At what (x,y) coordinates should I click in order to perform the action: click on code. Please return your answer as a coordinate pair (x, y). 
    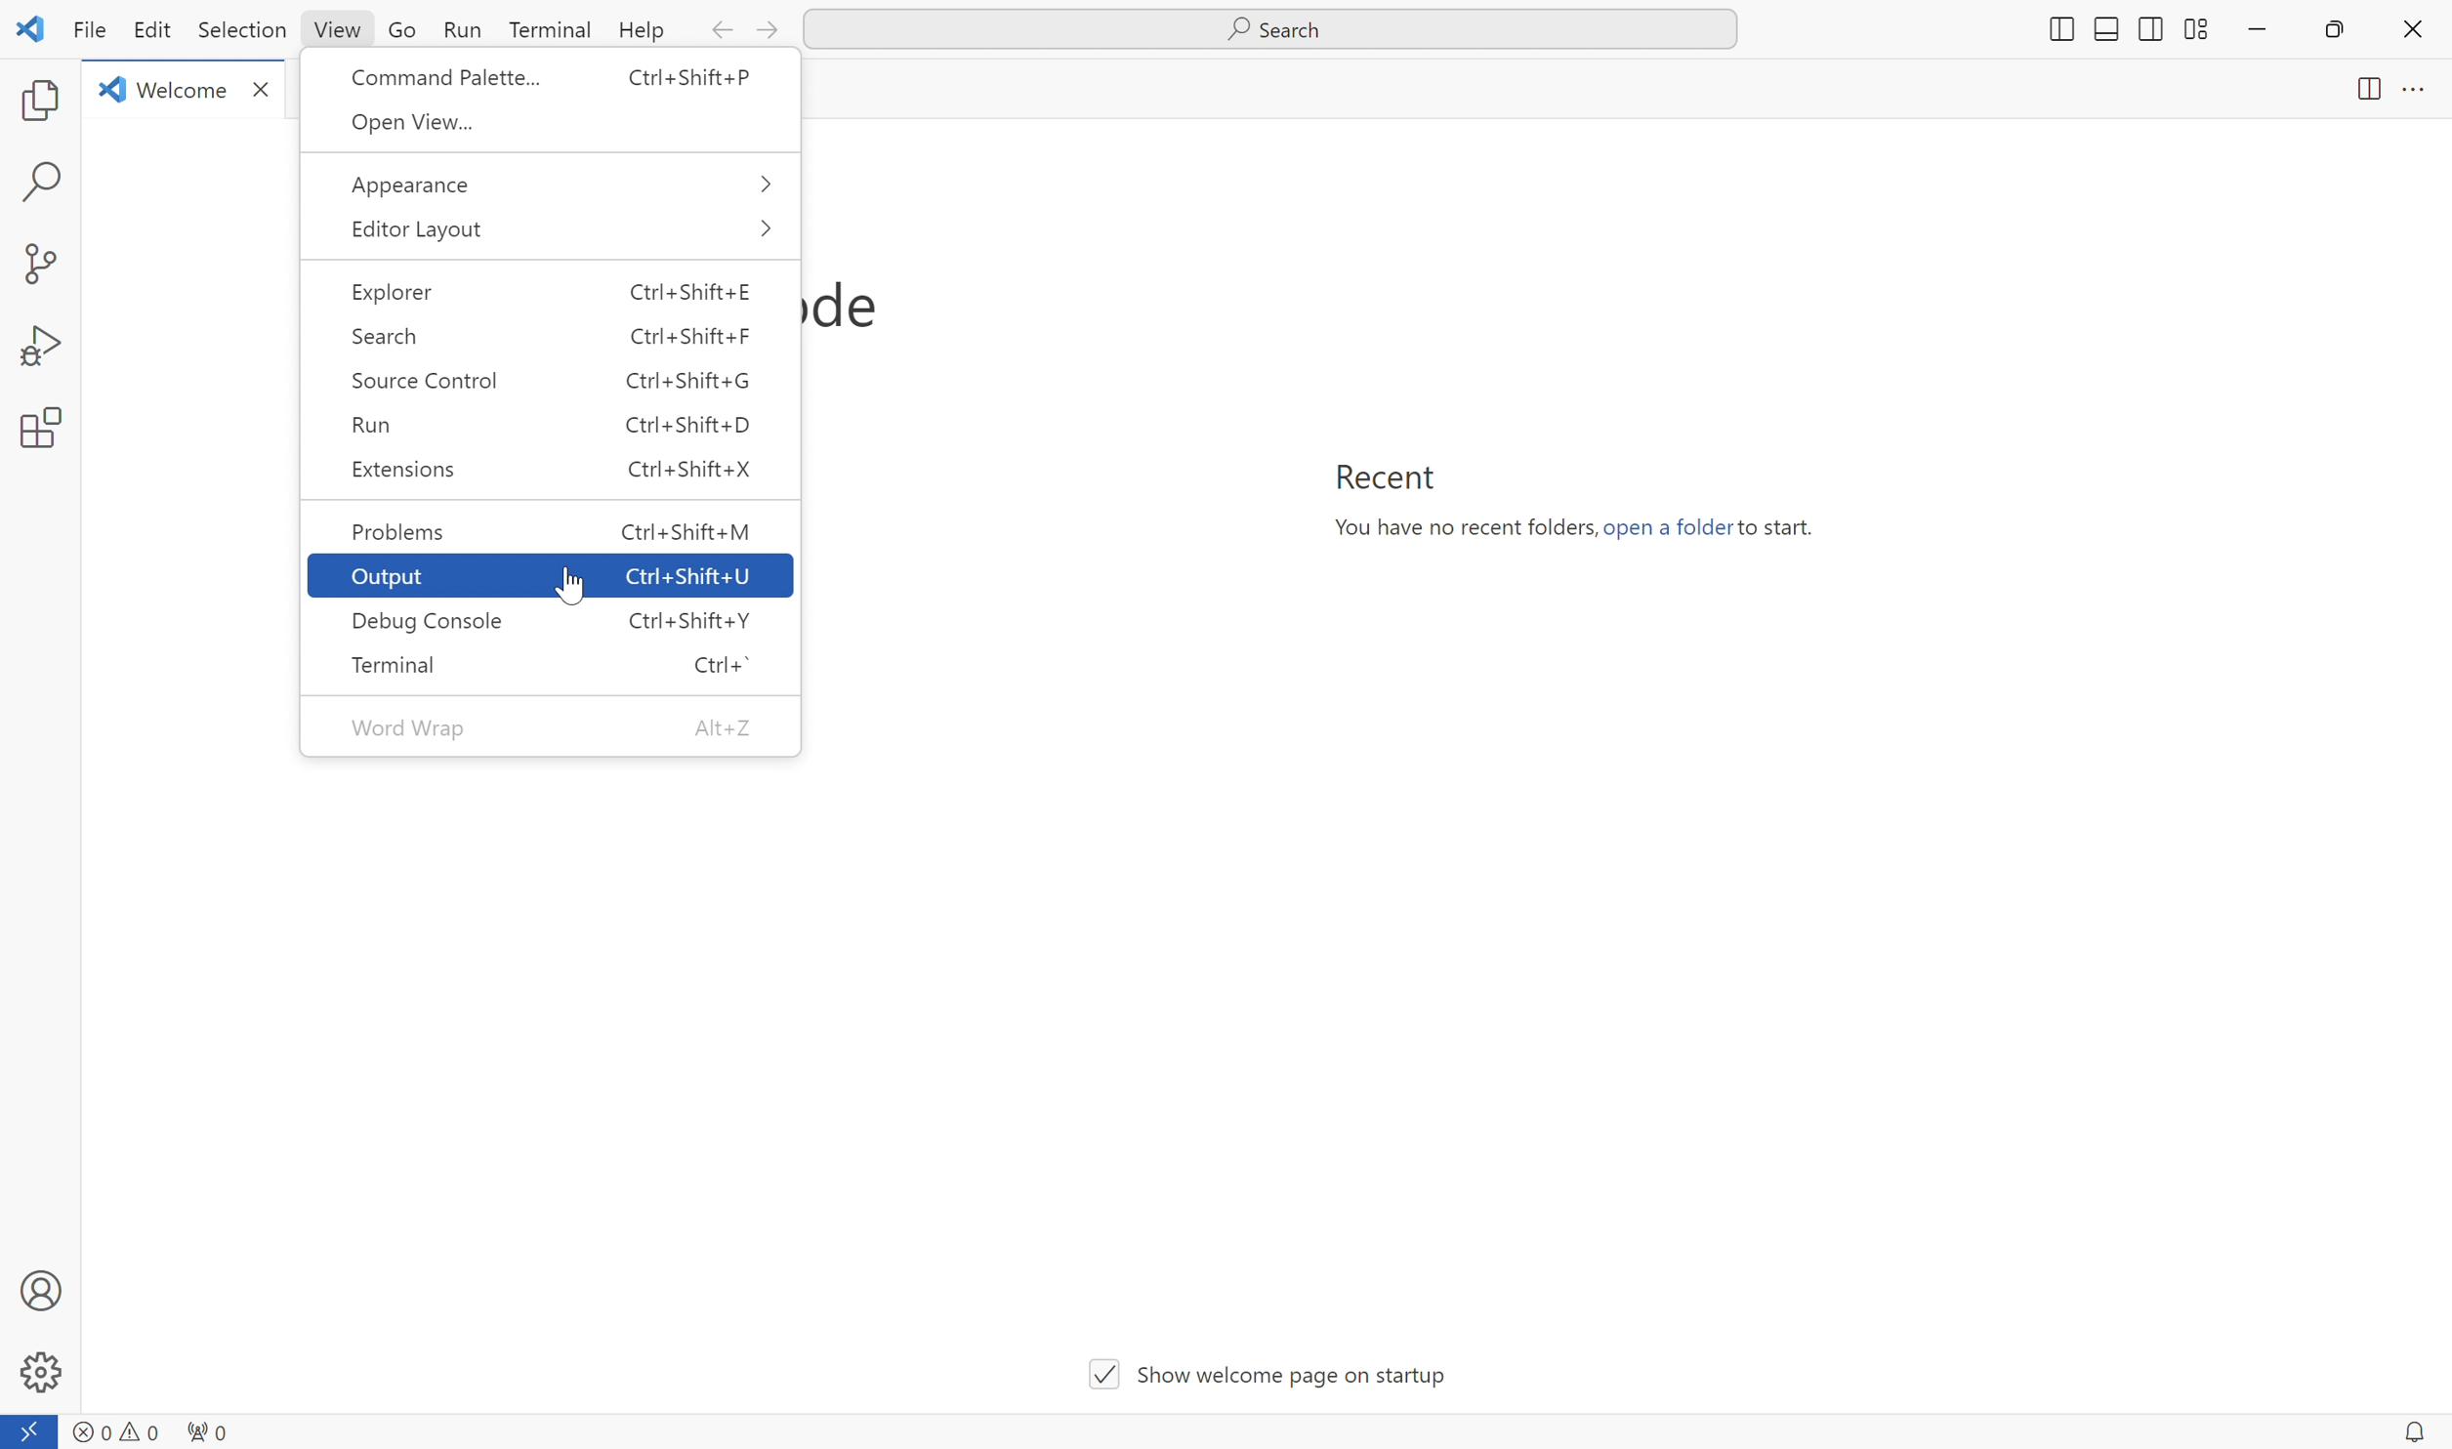
    Looking at the image, I should click on (854, 303).